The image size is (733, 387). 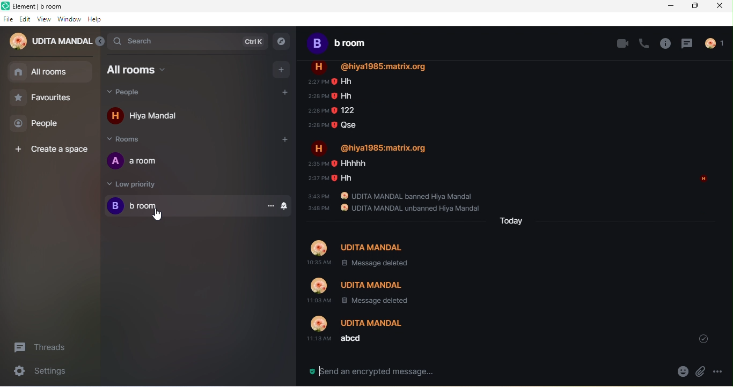 What do you see at coordinates (284, 92) in the screenshot?
I see `add people` at bounding box center [284, 92].